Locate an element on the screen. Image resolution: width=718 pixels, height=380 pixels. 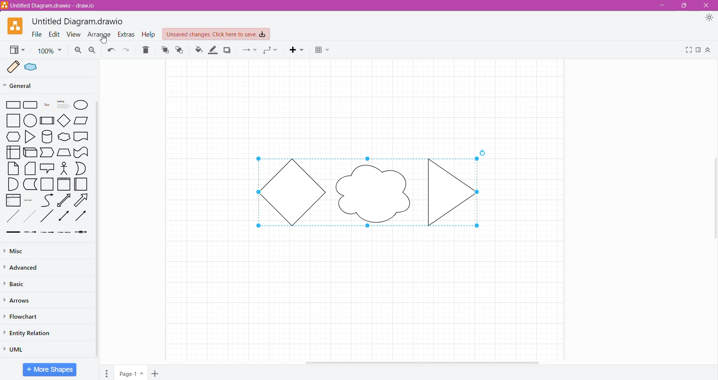
Undo is located at coordinates (111, 51).